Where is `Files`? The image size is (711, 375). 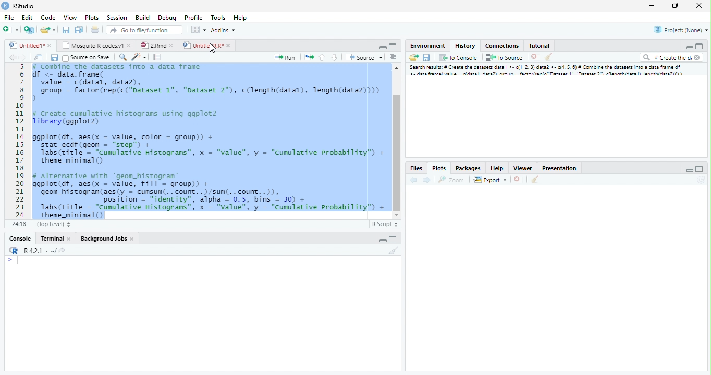 Files is located at coordinates (416, 167).